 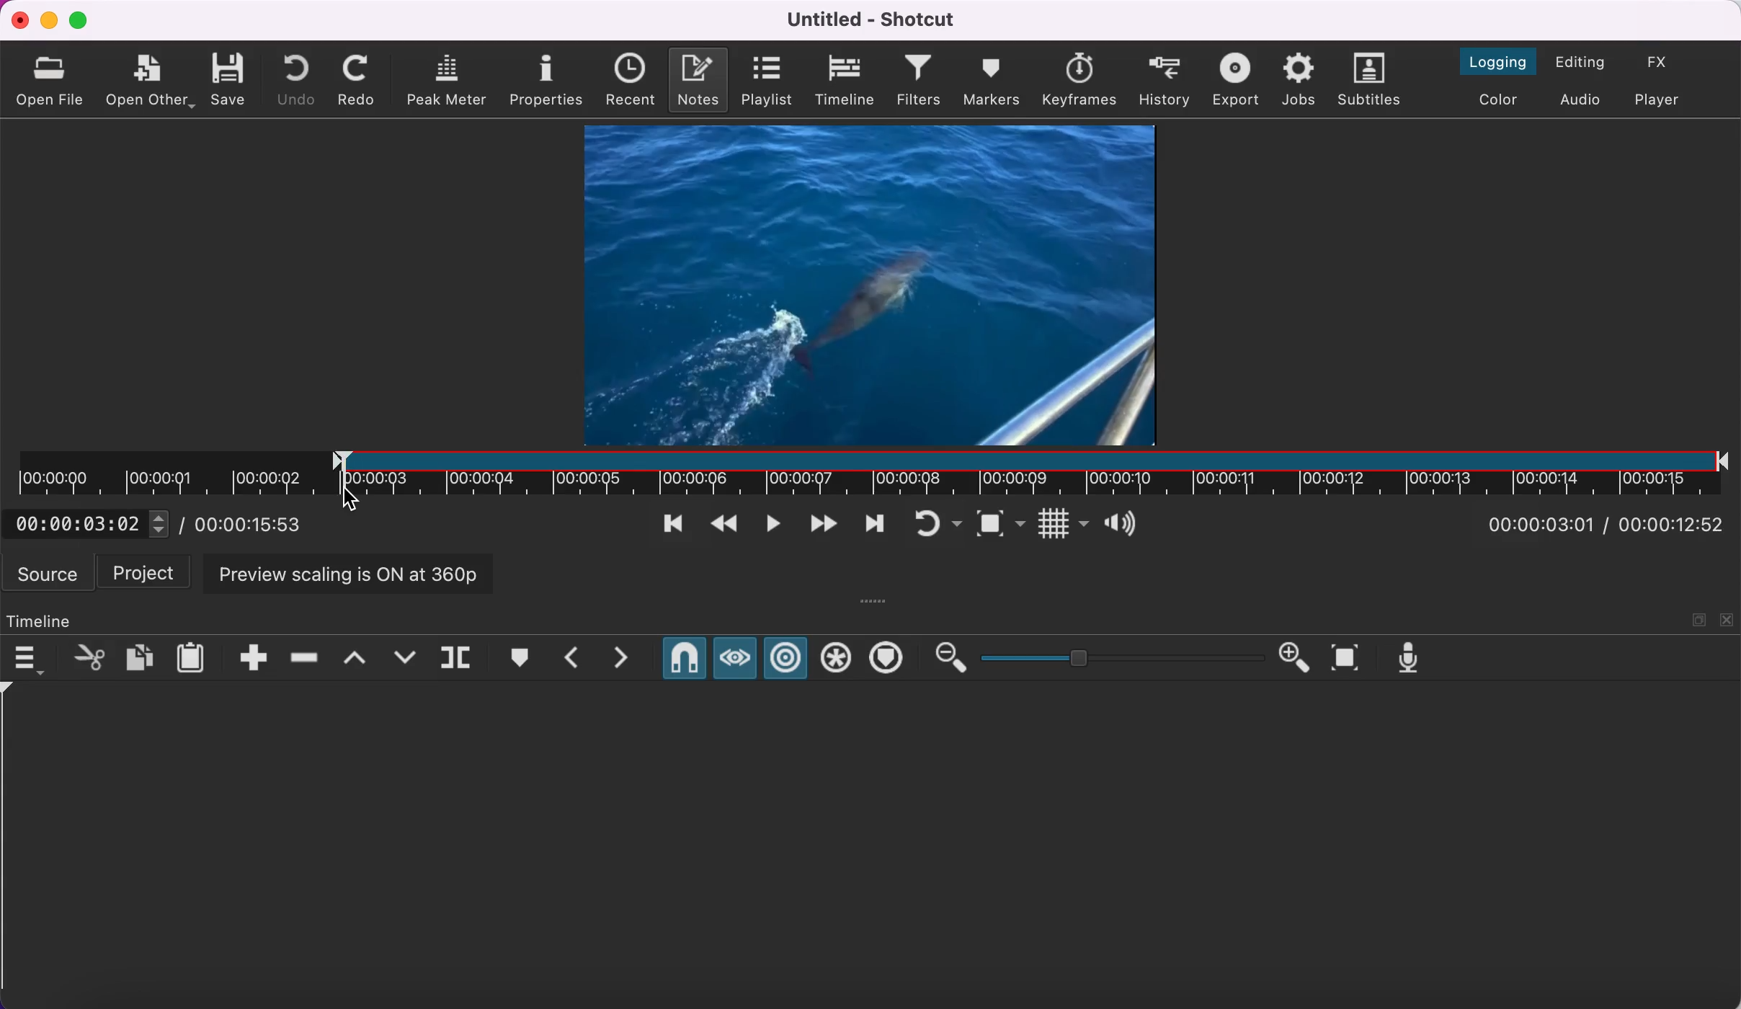 I want to click on ripple delete, so click(x=303, y=659).